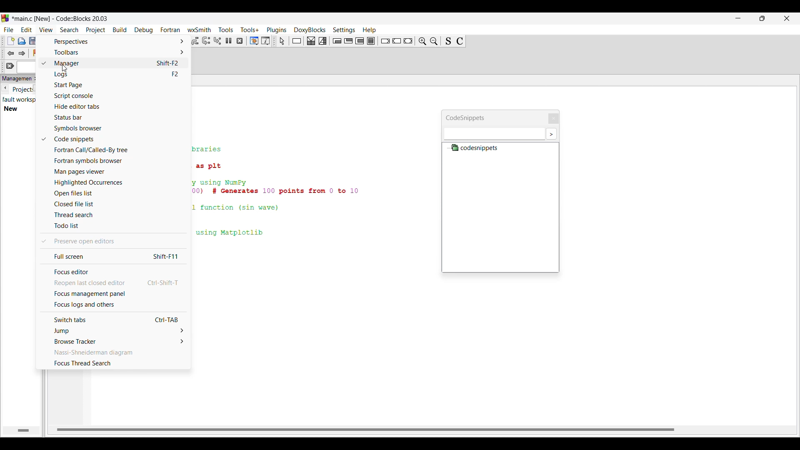 The width and height of the screenshot is (800, 450). What do you see at coordinates (118, 161) in the screenshot?
I see `Fortran symbols browser` at bounding box center [118, 161].